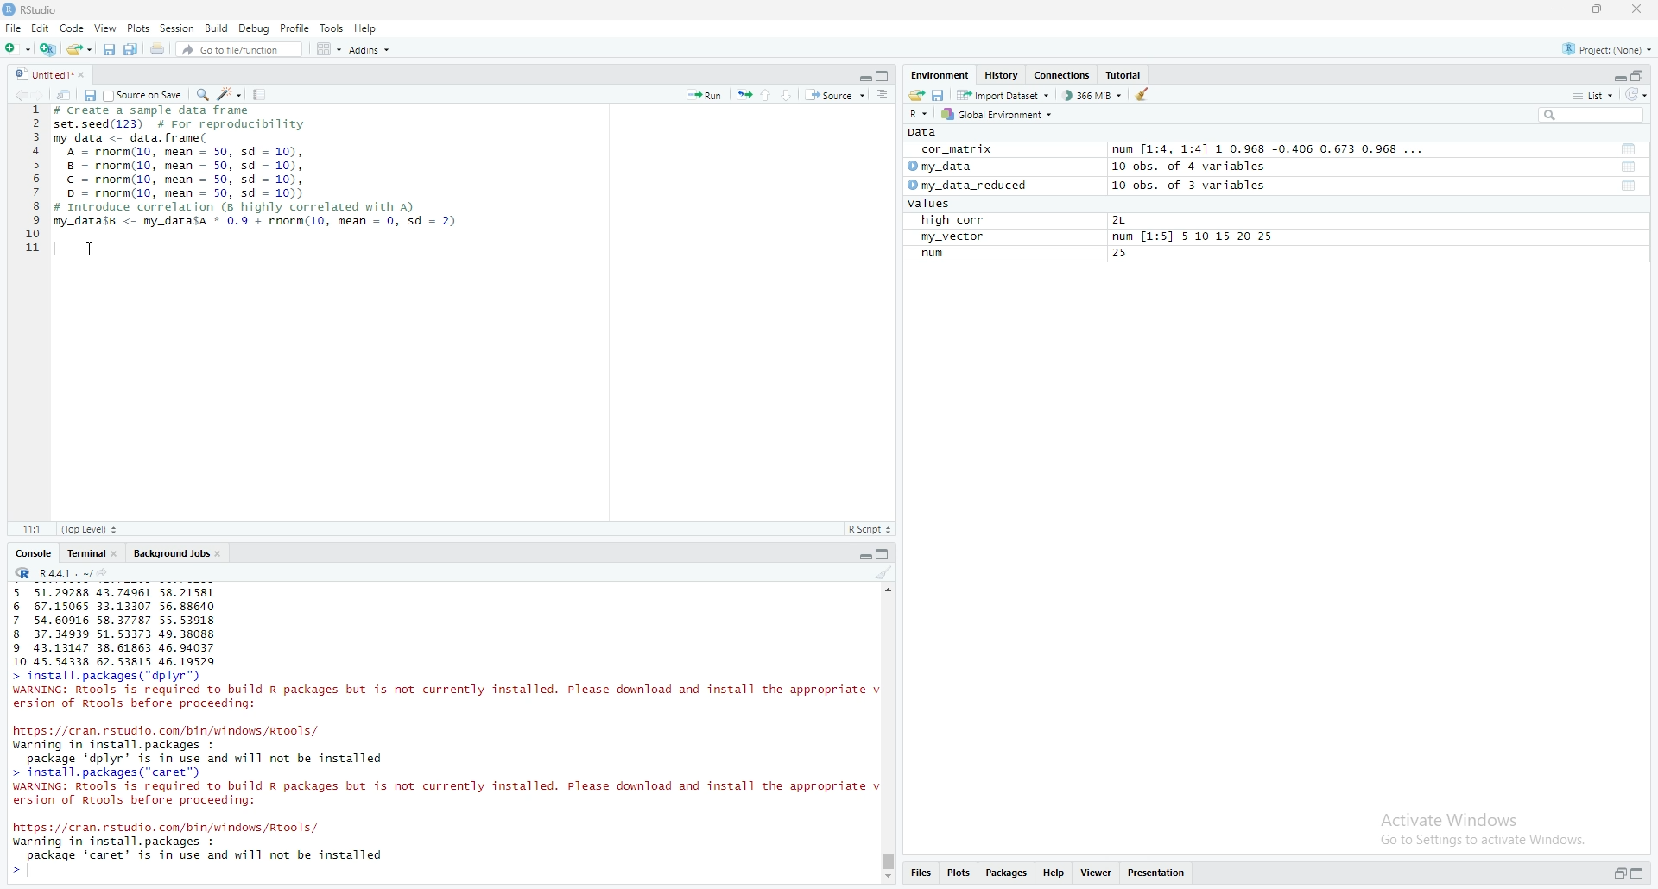 The width and height of the screenshot is (1658, 889). Describe the element at coordinates (139, 28) in the screenshot. I see `Plots` at that location.